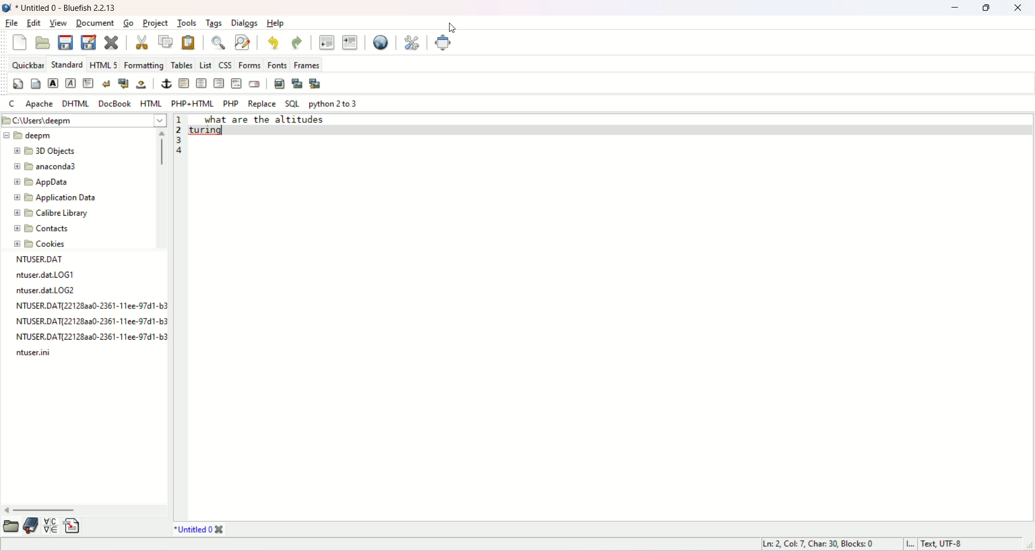 The width and height of the screenshot is (1035, 551). Describe the element at coordinates (913, 544) in the screenshot. I see `I` at that location.